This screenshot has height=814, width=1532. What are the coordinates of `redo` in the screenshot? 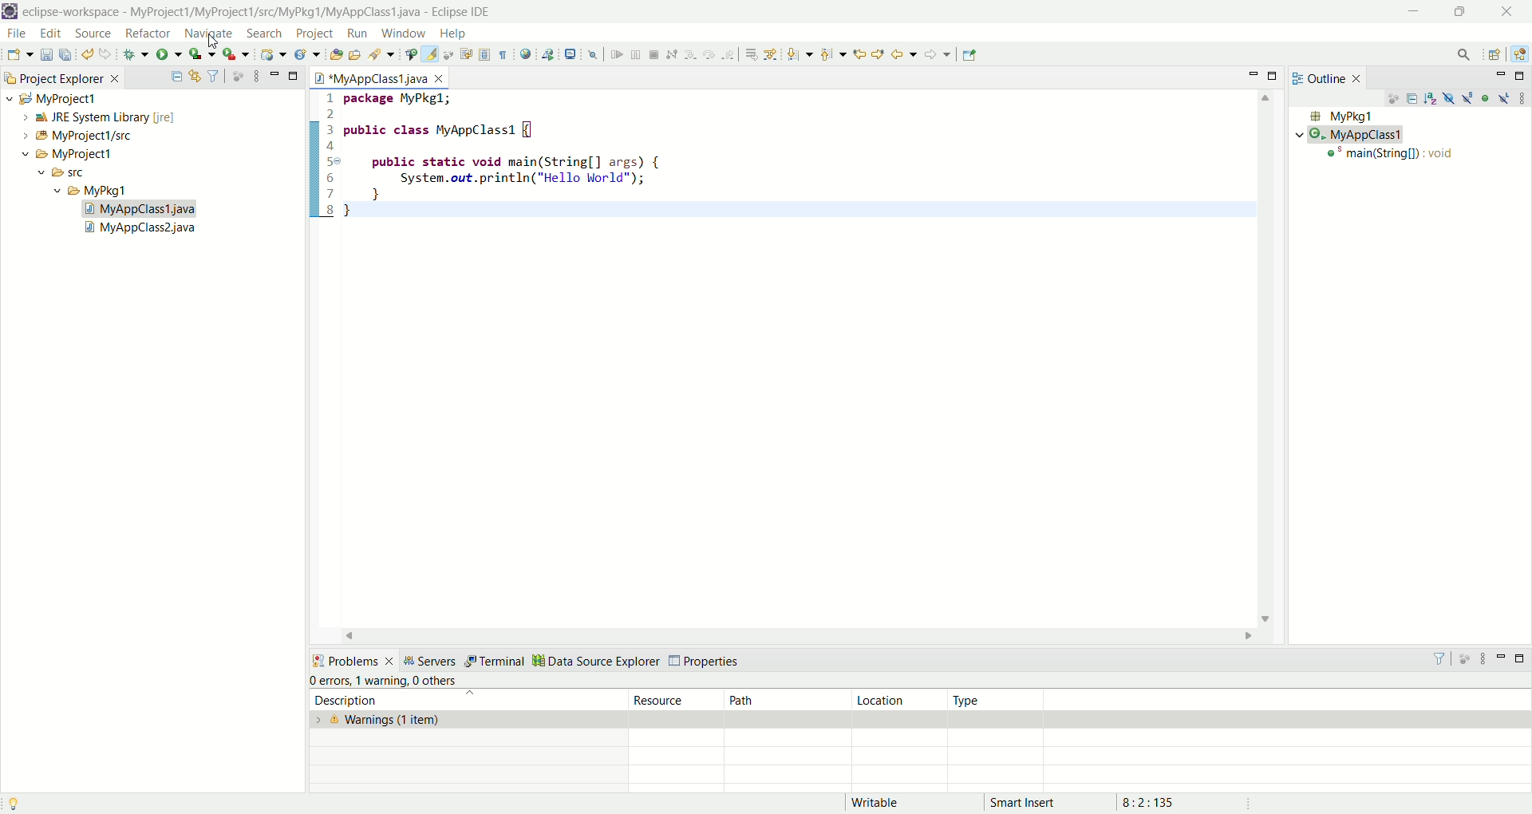 It's located at (106, 54).